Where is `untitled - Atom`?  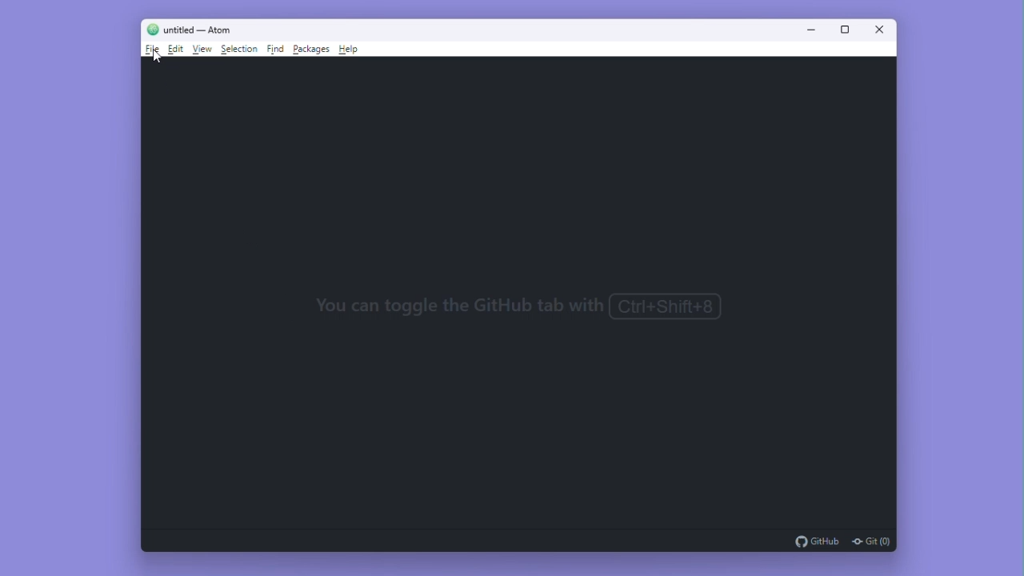 untitled - Atom is located at coordinates (205, 29).